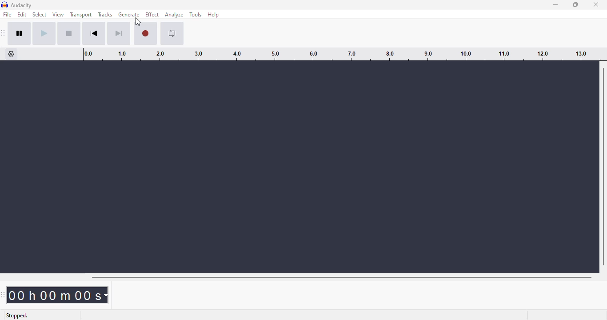 This screenshot has height=320, width=607. Describe the element at coordinates (20, 33) in the screenshot. I see `pause` at that location.